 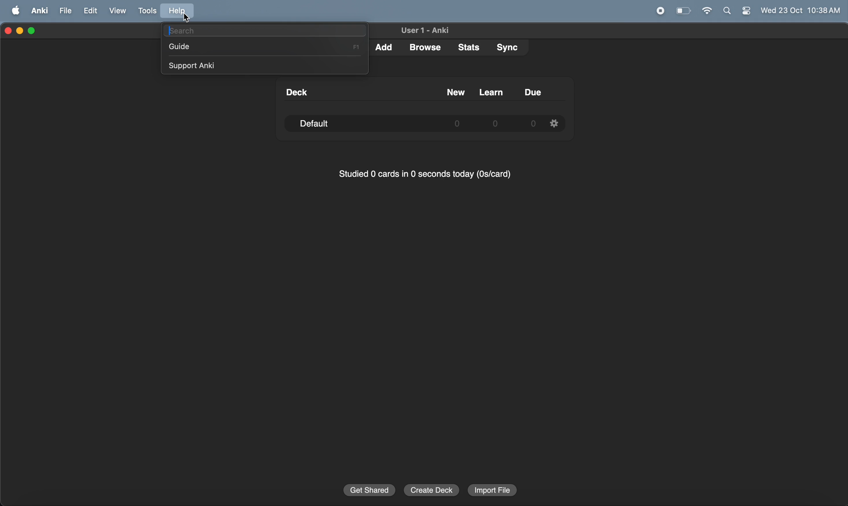 I want to click on setting, so click(x=555, y=123).